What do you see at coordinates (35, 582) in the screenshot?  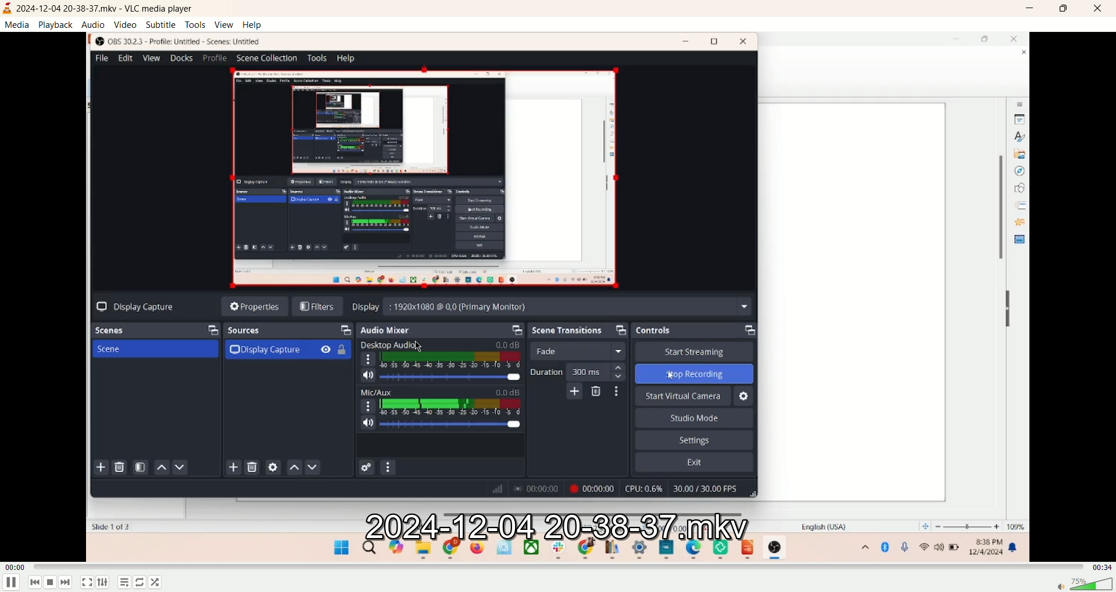 I see `previous` at bounding box center [35, 582].